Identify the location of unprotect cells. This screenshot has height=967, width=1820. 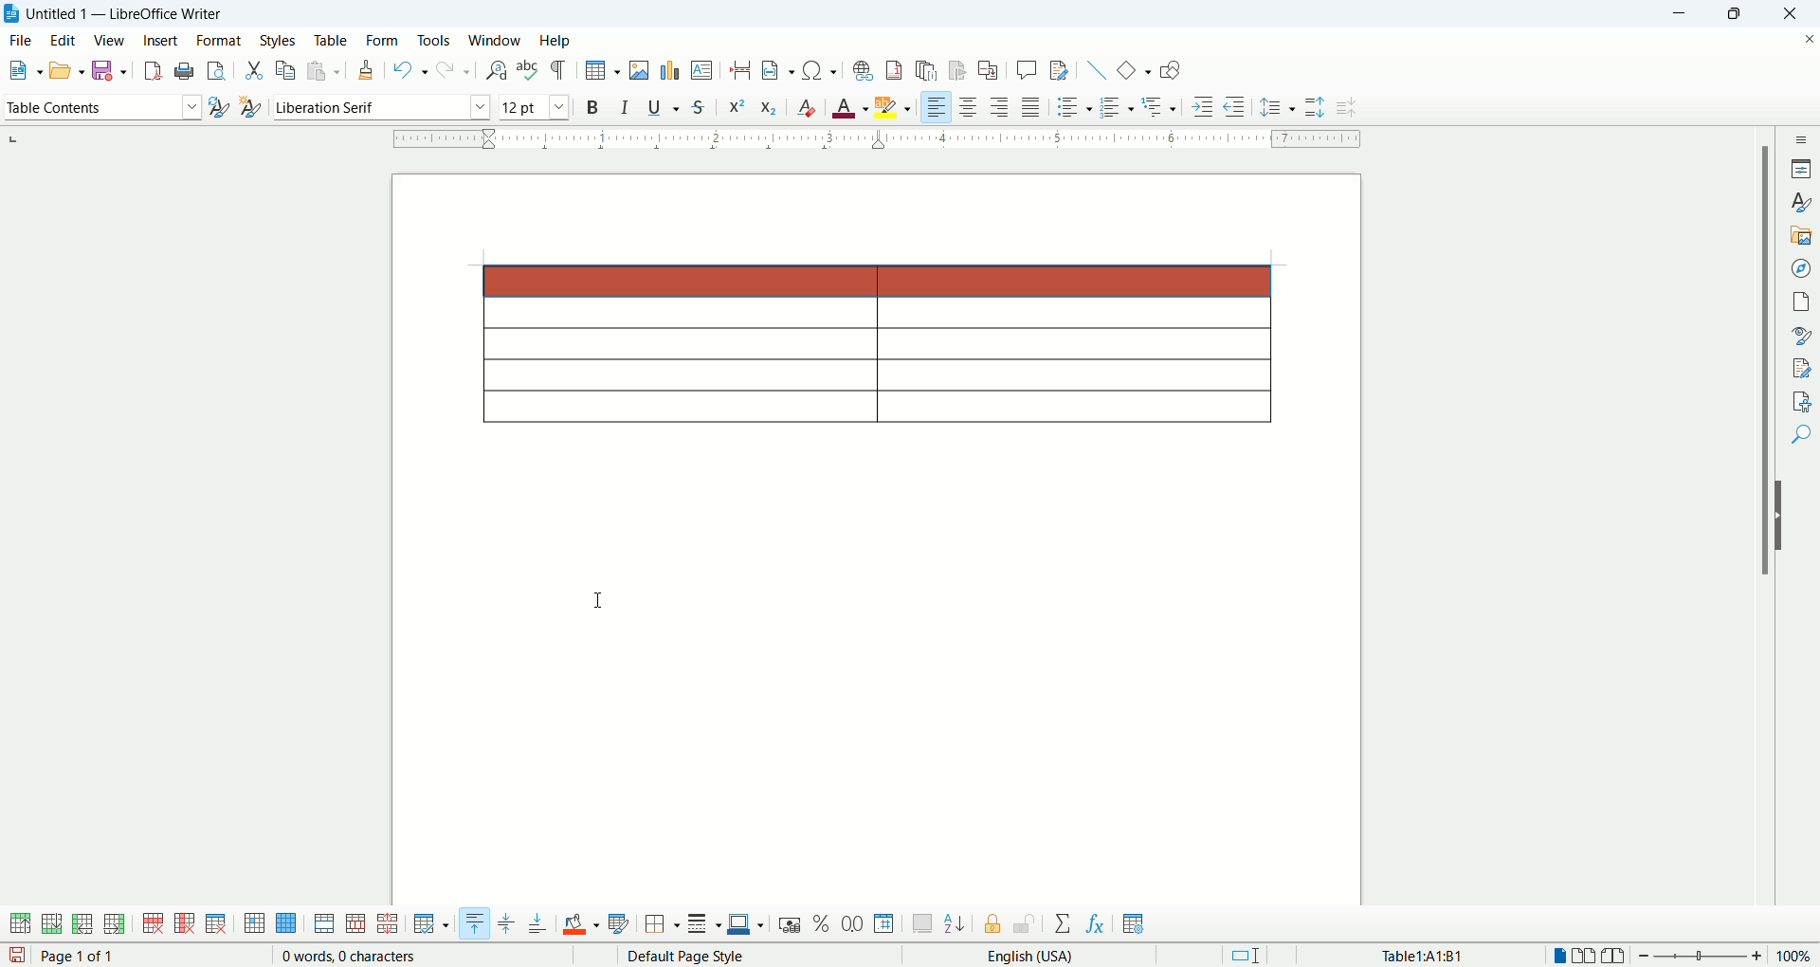
(1024, 924).